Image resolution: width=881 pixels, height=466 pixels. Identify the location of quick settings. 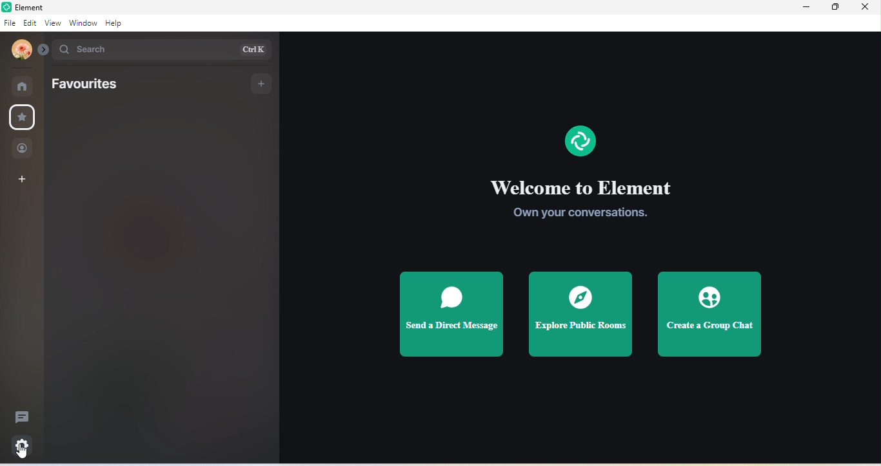
(25, 444).